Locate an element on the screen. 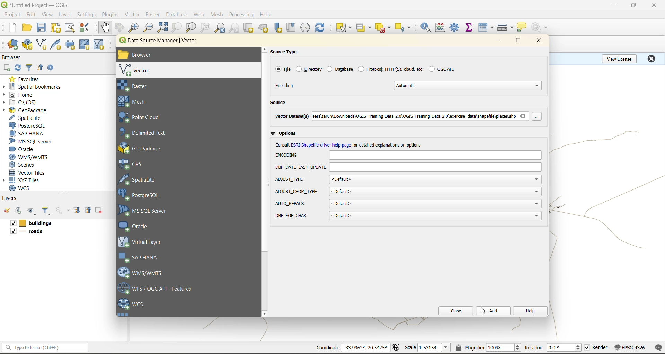 This screenshot has width=665, height=354. open is located at coordinates (27, 28).